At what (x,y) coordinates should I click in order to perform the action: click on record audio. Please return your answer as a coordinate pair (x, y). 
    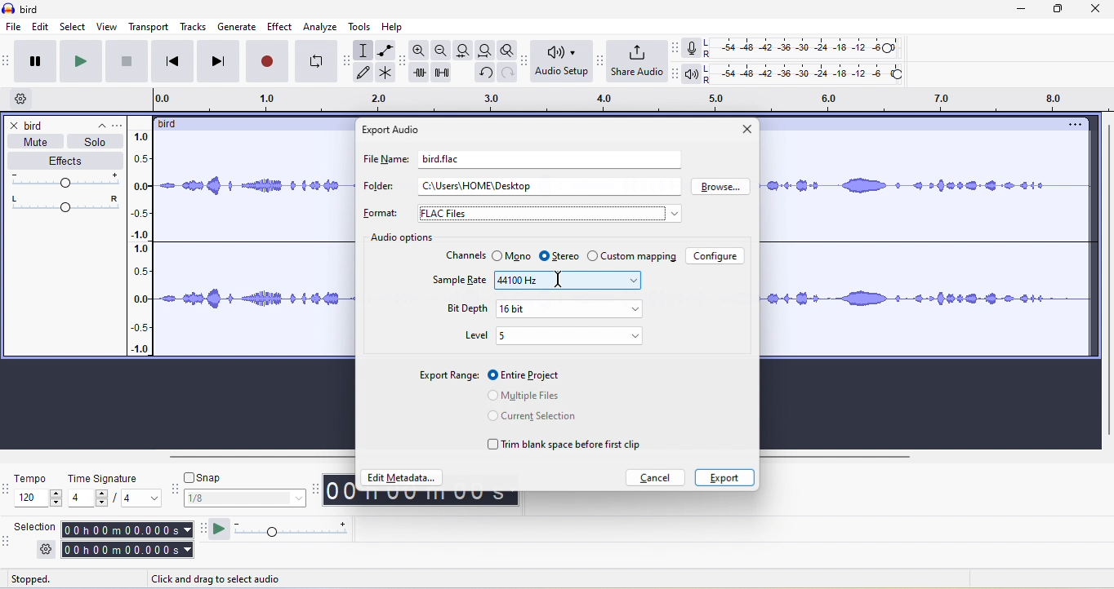
    Looking at the image, I should click on (256, 247).